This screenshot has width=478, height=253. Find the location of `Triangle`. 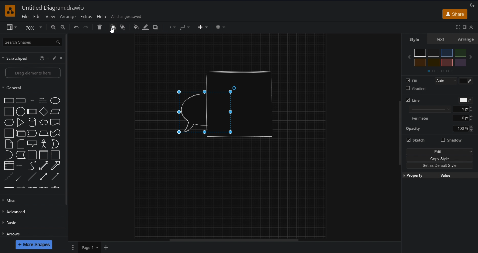

Triangle is located at coordinates (20, 122).